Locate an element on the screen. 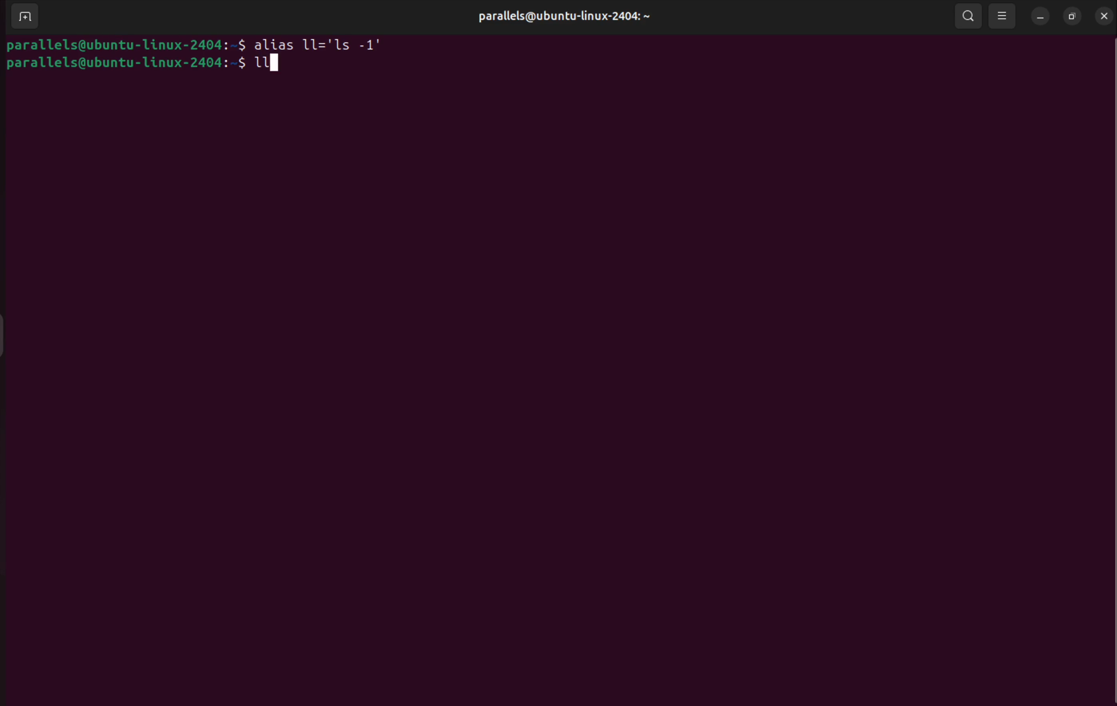 Image resolution: width=1117 pixels, height=706 pixels. alias 11="ls -1" is located at coordinates (325, 44).